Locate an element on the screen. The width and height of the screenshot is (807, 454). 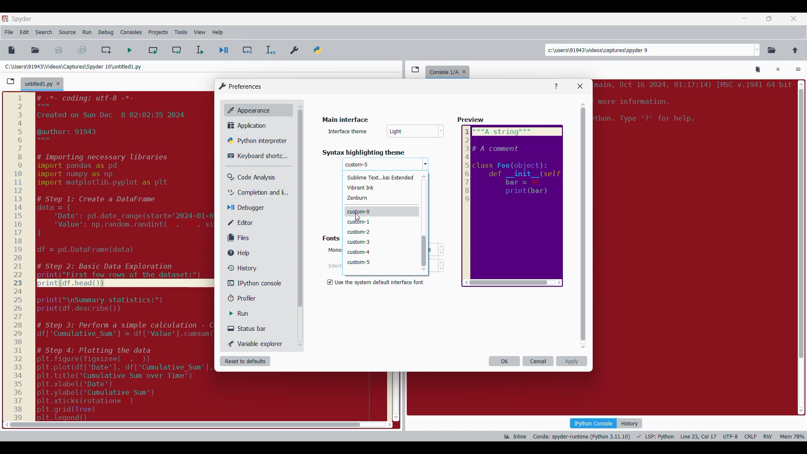
Status bar is located at coordinates (250, 328).